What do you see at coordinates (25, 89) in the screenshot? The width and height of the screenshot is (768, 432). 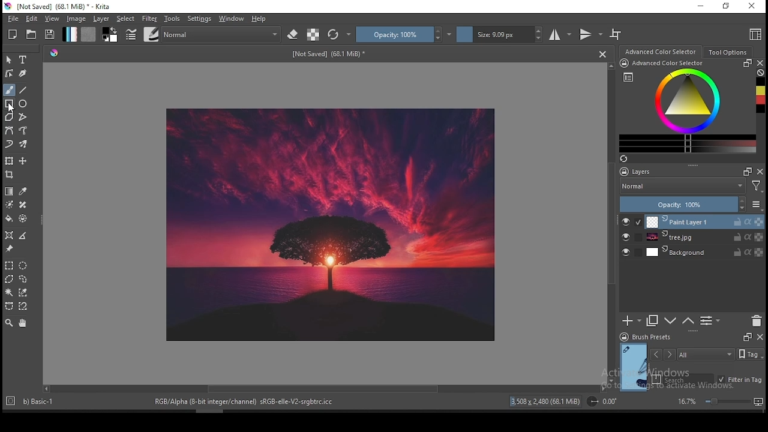 I see `line tool` at bounding box center [25, 89].